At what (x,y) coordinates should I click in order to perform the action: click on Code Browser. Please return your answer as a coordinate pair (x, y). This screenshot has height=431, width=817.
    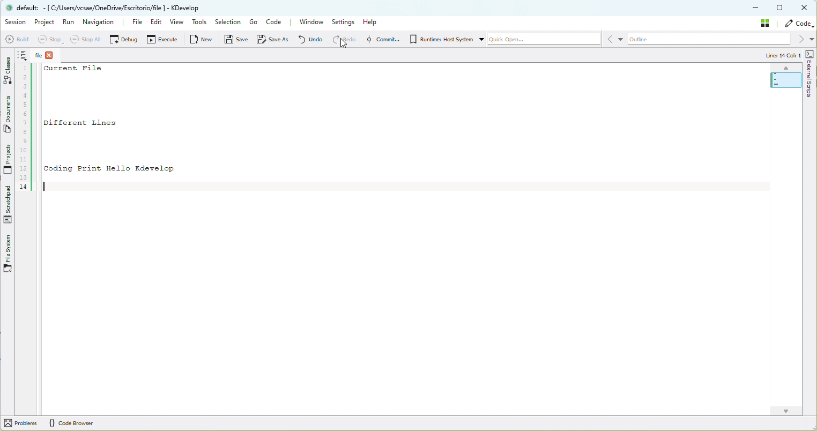
    Looking at the image, I should click on (73, 423).